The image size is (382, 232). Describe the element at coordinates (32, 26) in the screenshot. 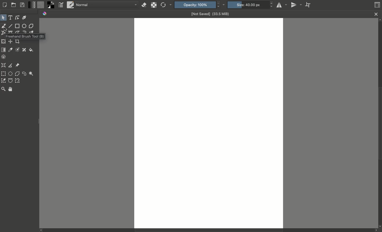

I see `Polygon tool` at that location.